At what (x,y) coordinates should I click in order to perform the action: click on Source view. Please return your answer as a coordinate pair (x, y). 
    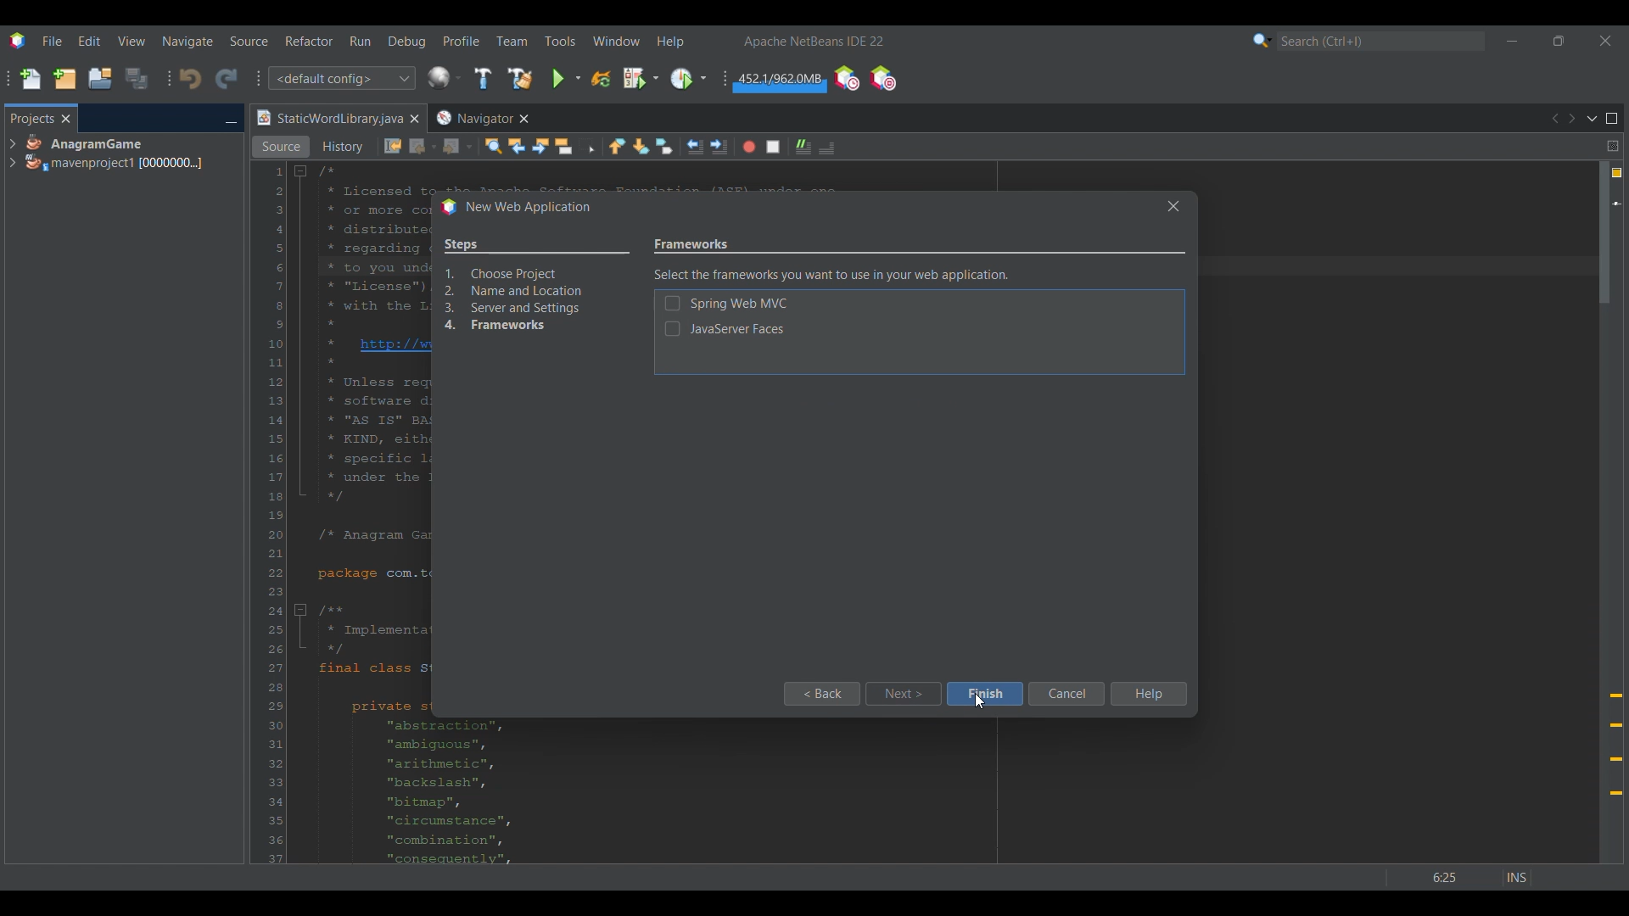
    Looking at the image, I should click on (281, 147).